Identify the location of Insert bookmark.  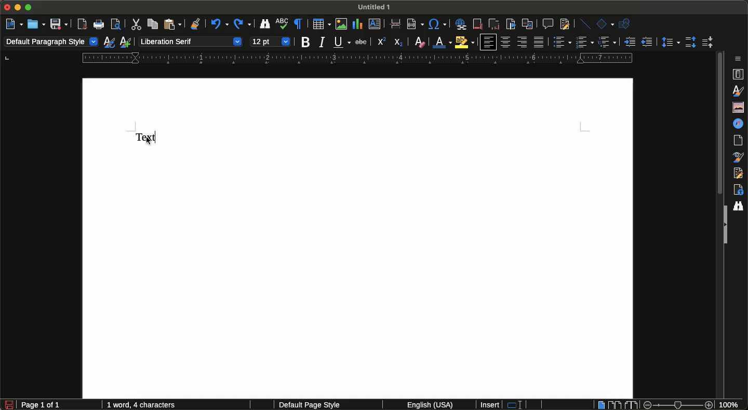
(511, 24).